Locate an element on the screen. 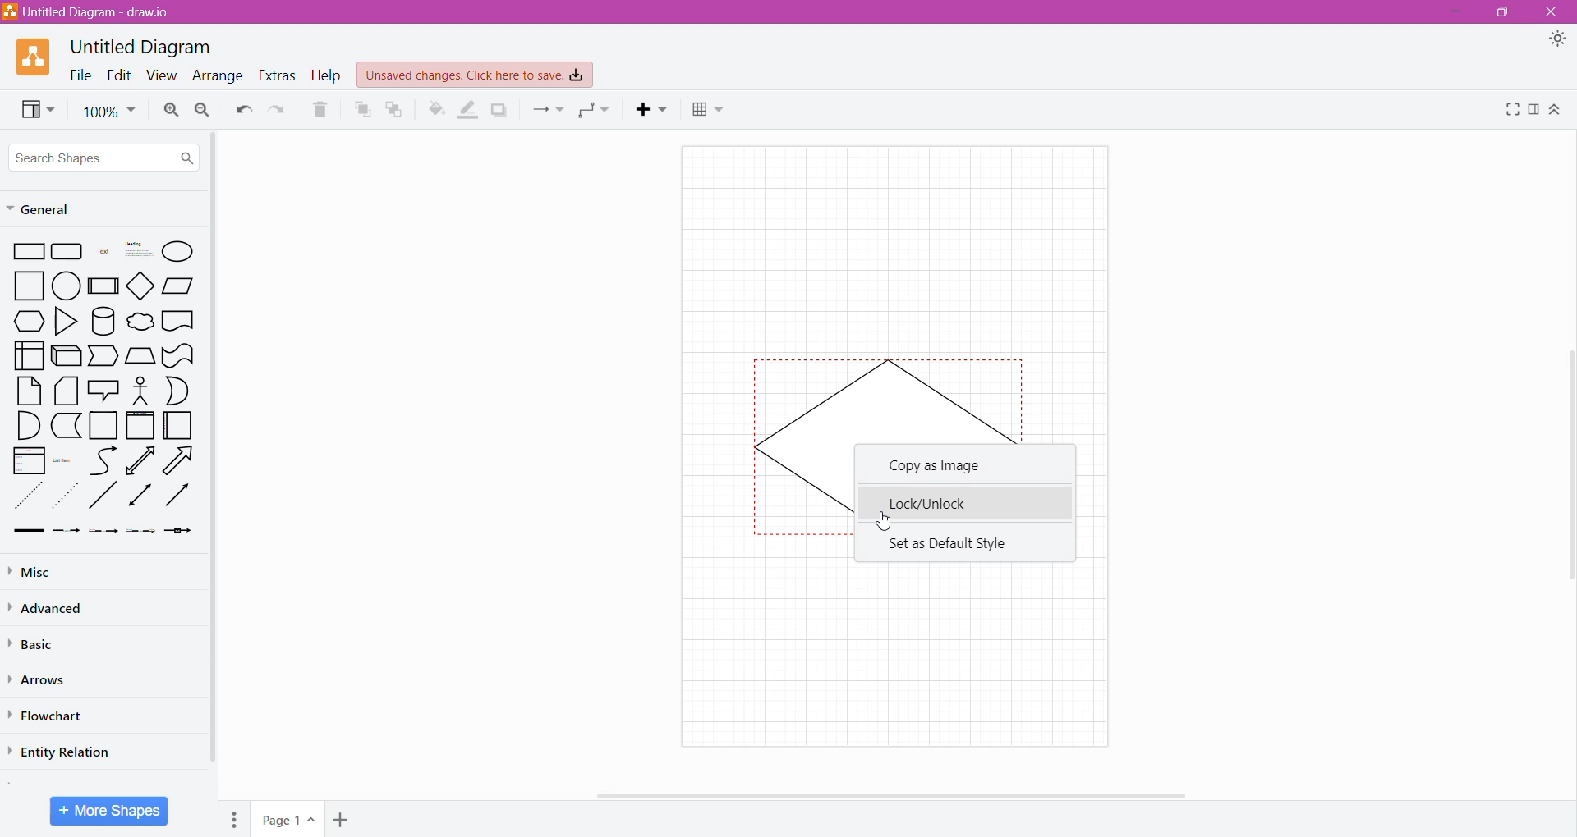 The width and height of the screenshot is (1577, 837). Copy Image is located at coordinates (941, 468).